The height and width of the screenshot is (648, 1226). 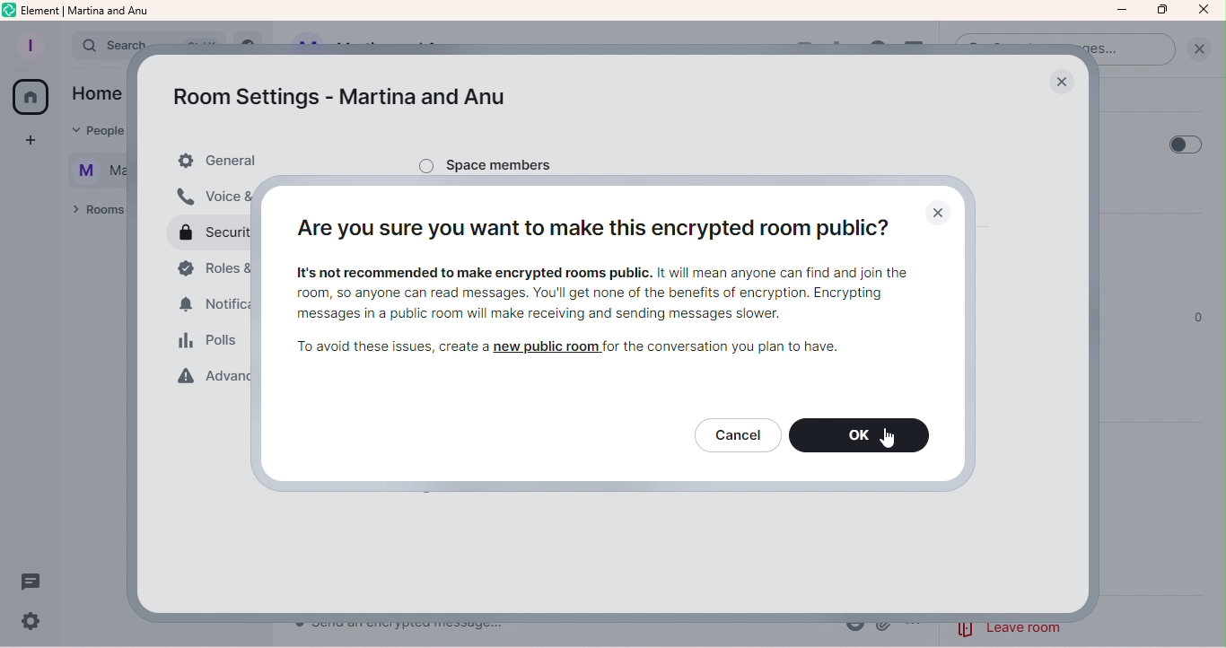 What do you see at coordinates (595, 229) in the screenshot?
I see `Are you sure you want to make this encrypted room public?` at bounding box center [595, 229].